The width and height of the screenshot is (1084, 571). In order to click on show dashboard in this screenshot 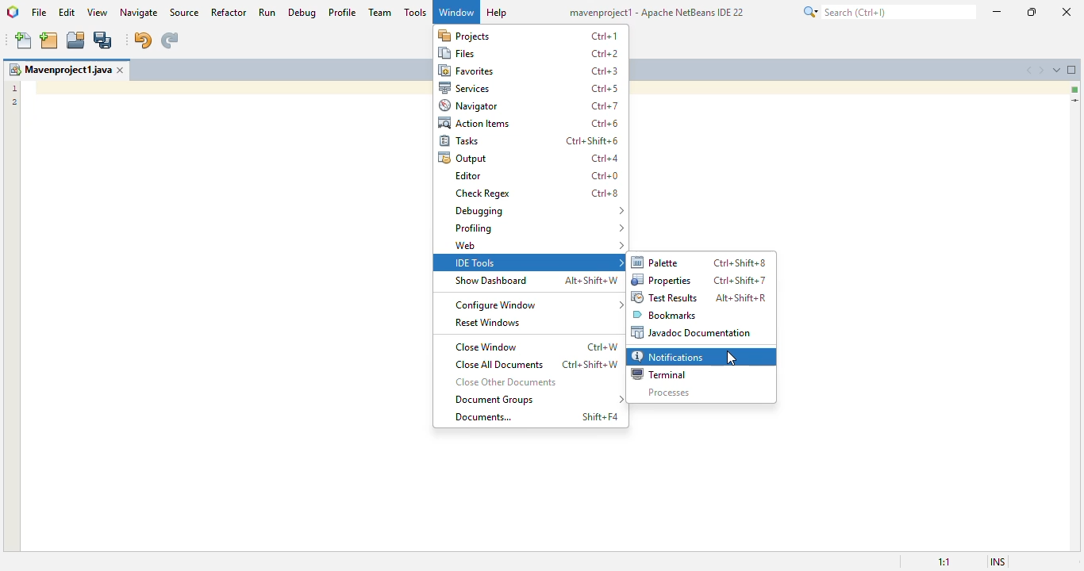, I will do `click(492, 281)`.